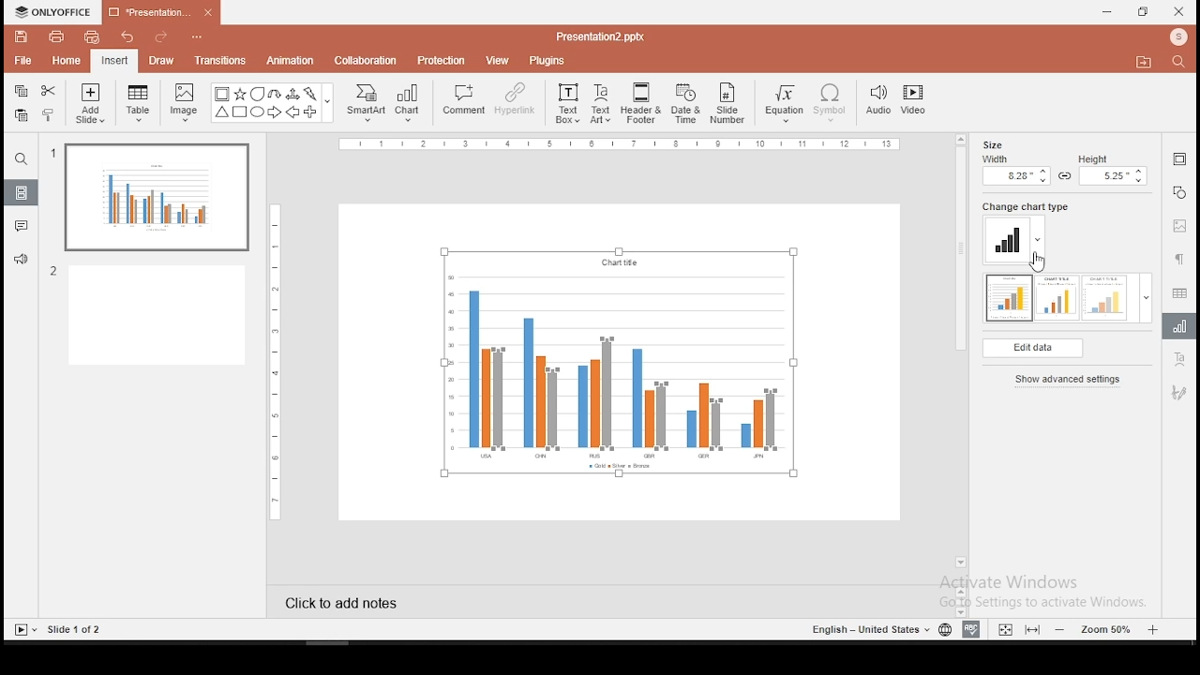 The height and width of the screenshot is (675, 1200). I want to click on add slide, so click(90, 103).